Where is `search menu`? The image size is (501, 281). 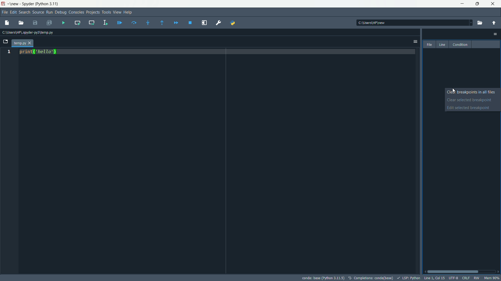
search menu is located at coordinates (25, 12).